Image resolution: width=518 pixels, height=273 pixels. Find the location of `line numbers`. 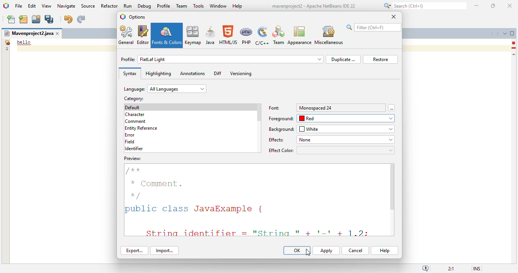

line numbers is located at coordinates (6, 45).